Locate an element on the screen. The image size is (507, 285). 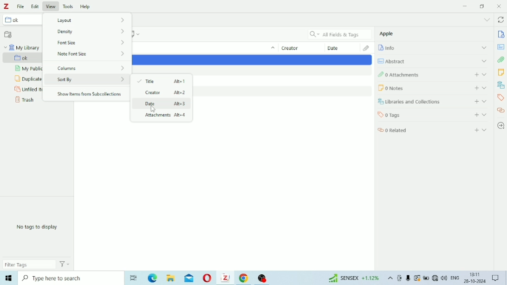
Time/Date is located at coordinates (474, 279).